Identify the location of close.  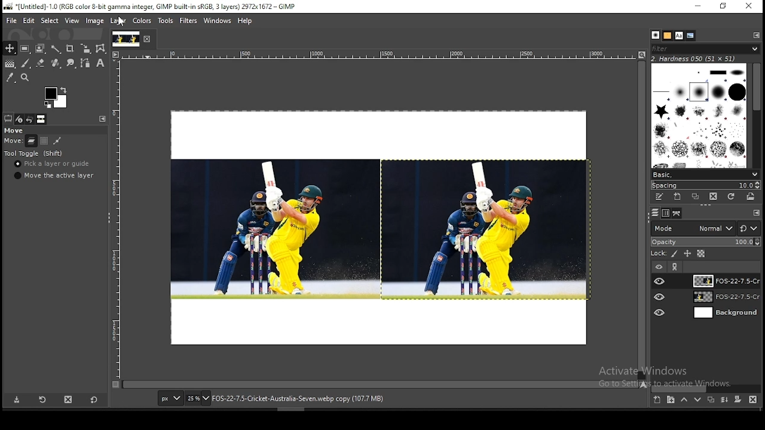
(749, 6).